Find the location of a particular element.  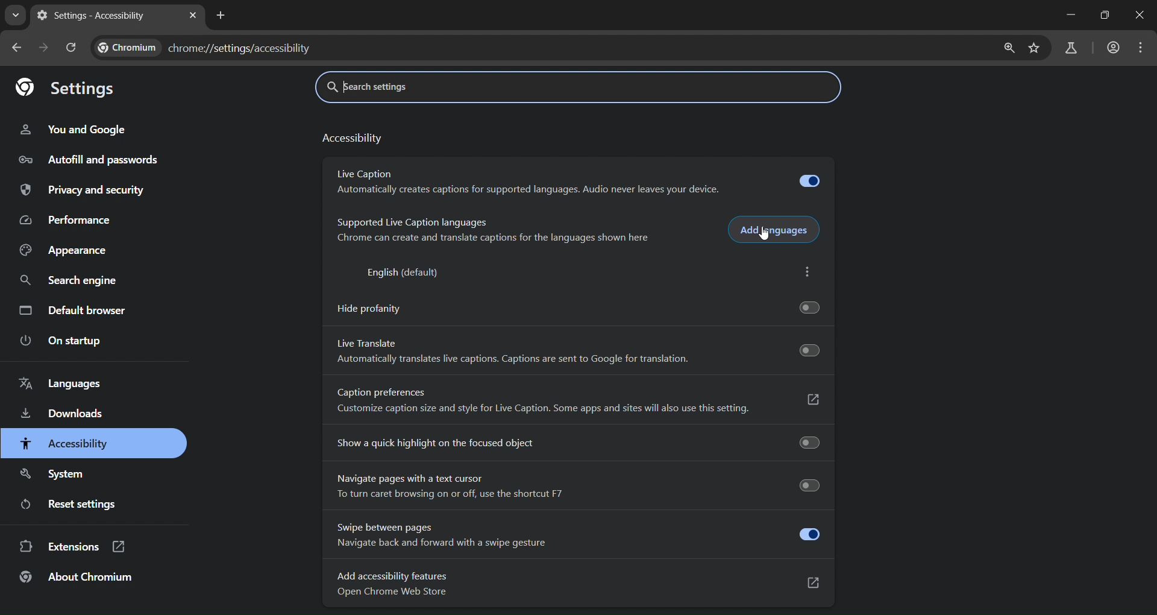

about chromium is located at coordinates (77, 578).